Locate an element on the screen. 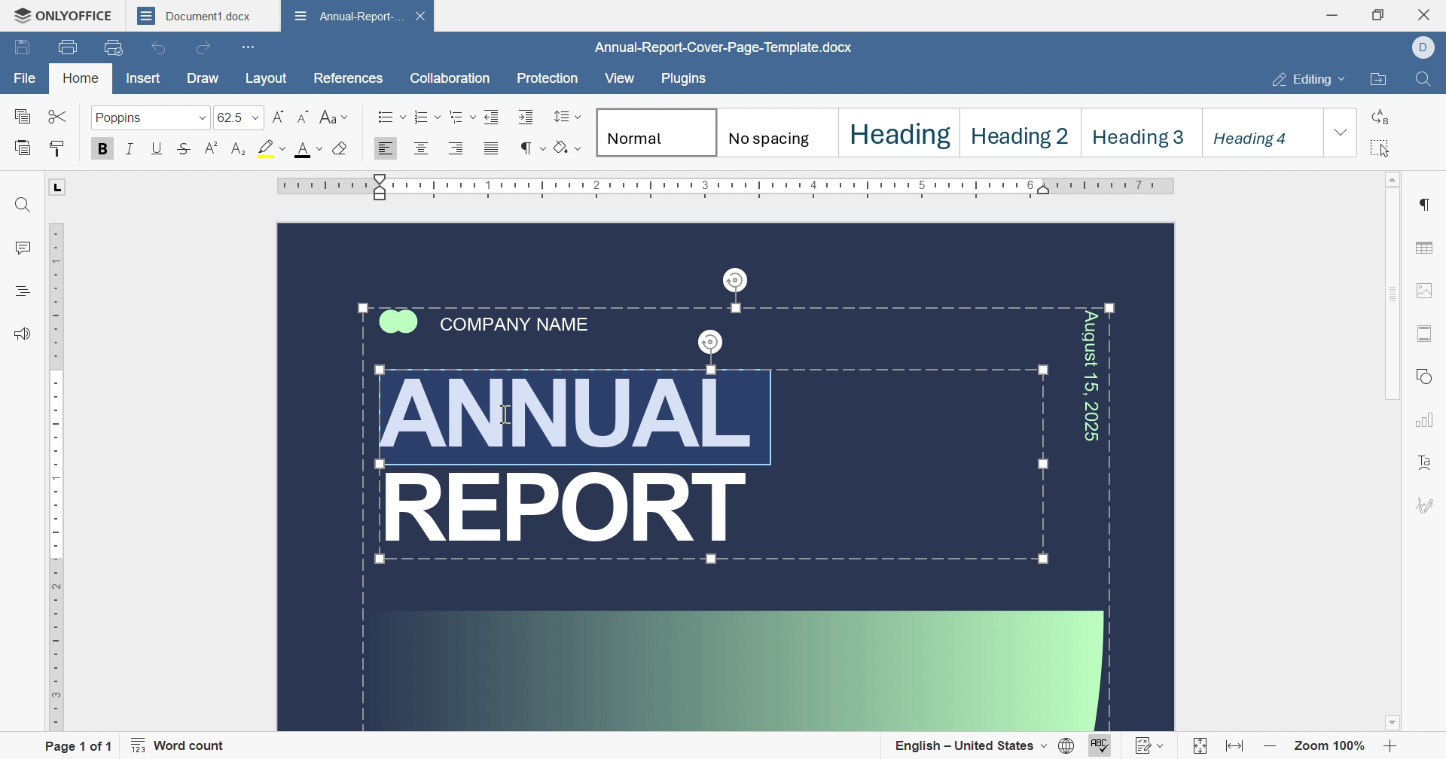  copy is located at coordinates (25, 118).